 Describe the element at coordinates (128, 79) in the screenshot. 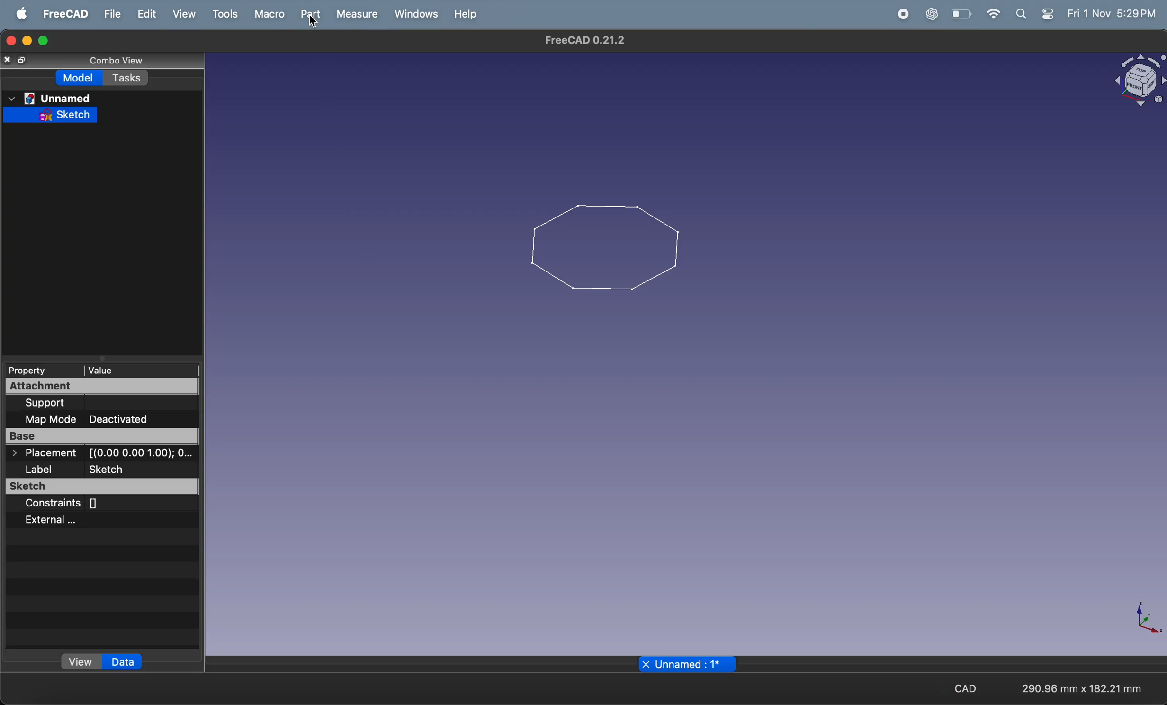

I see `task` at that location.